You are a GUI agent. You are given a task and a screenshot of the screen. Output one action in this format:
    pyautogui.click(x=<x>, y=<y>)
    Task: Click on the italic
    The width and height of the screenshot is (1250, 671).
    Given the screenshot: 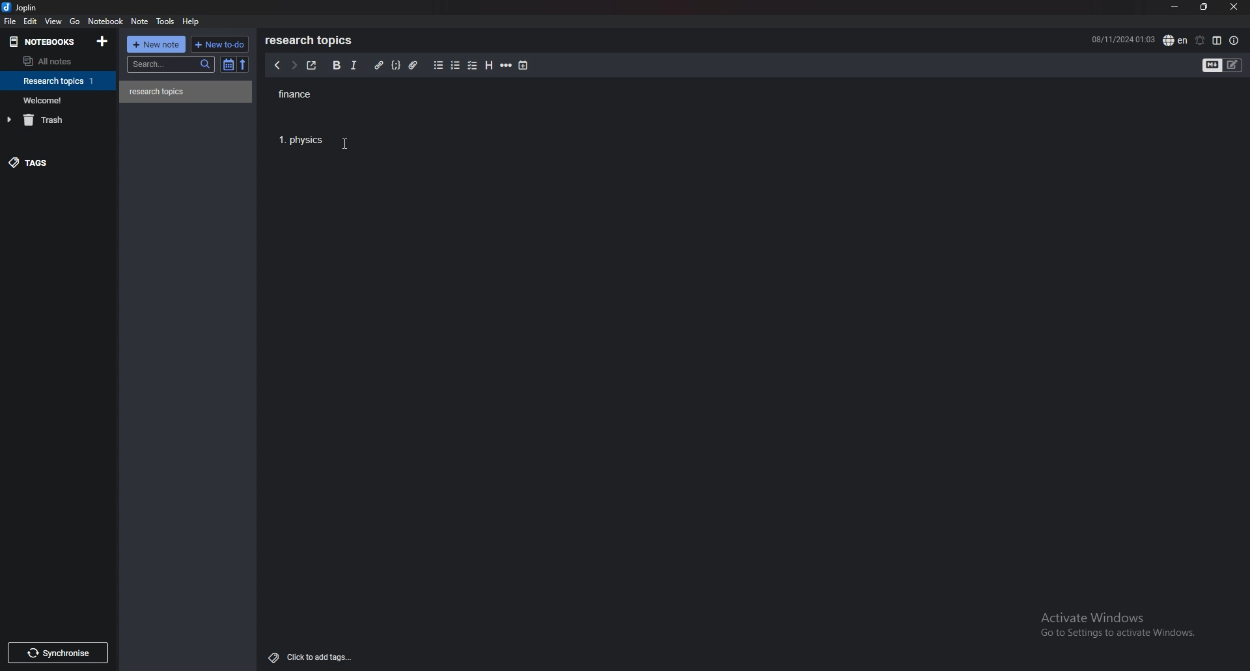 What is the action you would take?
    pyautogui.click(x=354, y=65)
    